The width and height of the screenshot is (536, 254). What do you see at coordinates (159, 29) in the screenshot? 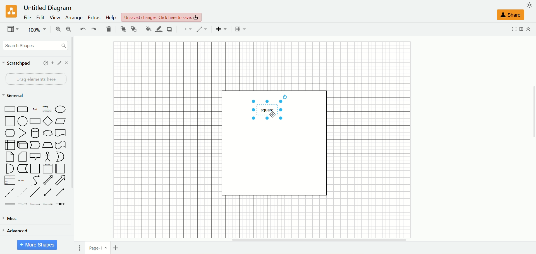
I see `line color` at bounding box center [159, 29].